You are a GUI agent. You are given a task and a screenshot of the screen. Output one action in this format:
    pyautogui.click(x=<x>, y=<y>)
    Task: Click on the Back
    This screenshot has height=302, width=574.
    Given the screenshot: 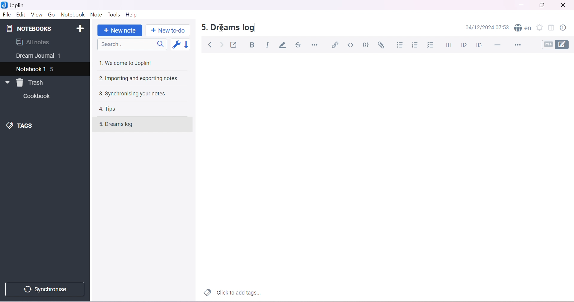 What is the action you would take?
    pyautogui.click(x=211, y=45)
    